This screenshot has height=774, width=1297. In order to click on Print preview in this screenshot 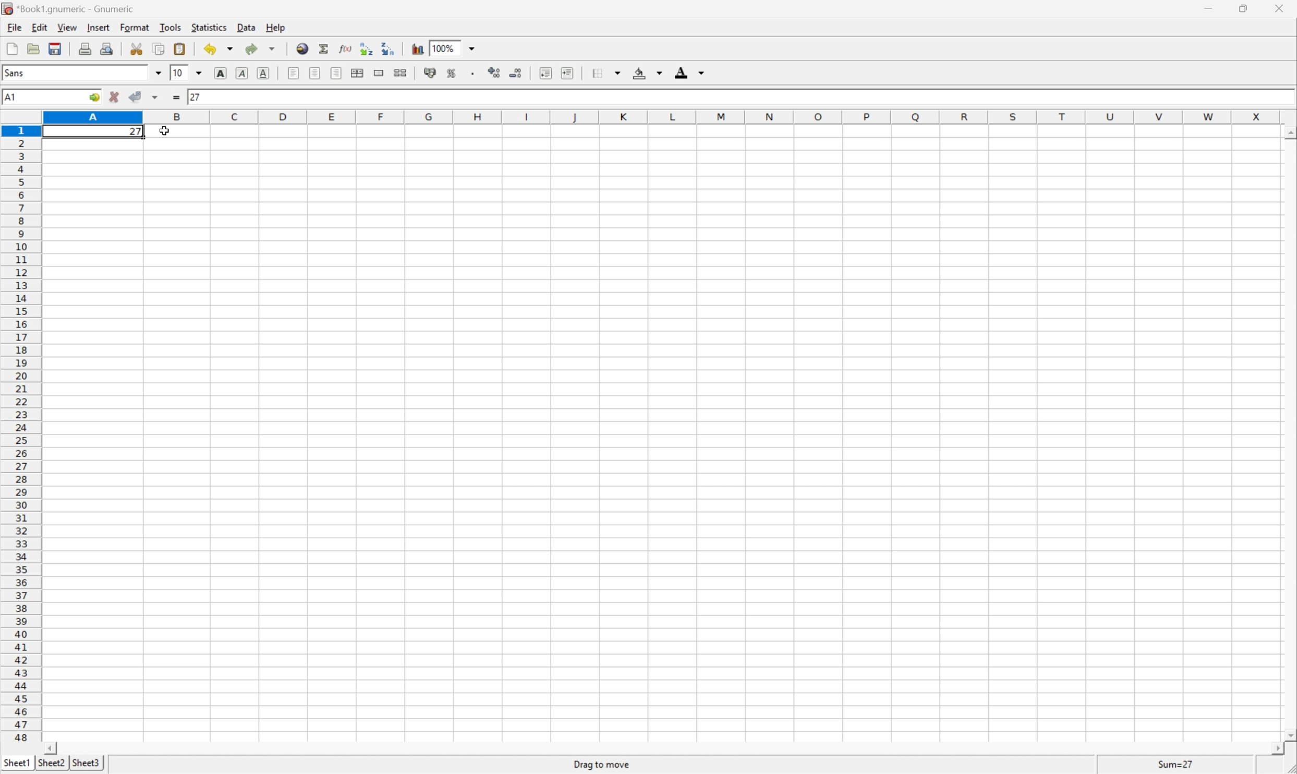, I will do `click(107, 48)`.